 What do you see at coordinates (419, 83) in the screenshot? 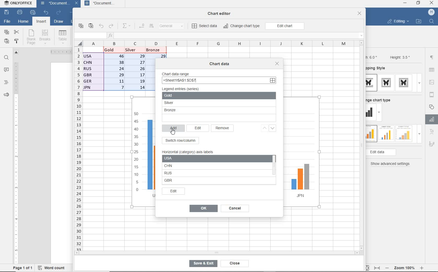
I see `dropdown` at bounding box center [419, 83].